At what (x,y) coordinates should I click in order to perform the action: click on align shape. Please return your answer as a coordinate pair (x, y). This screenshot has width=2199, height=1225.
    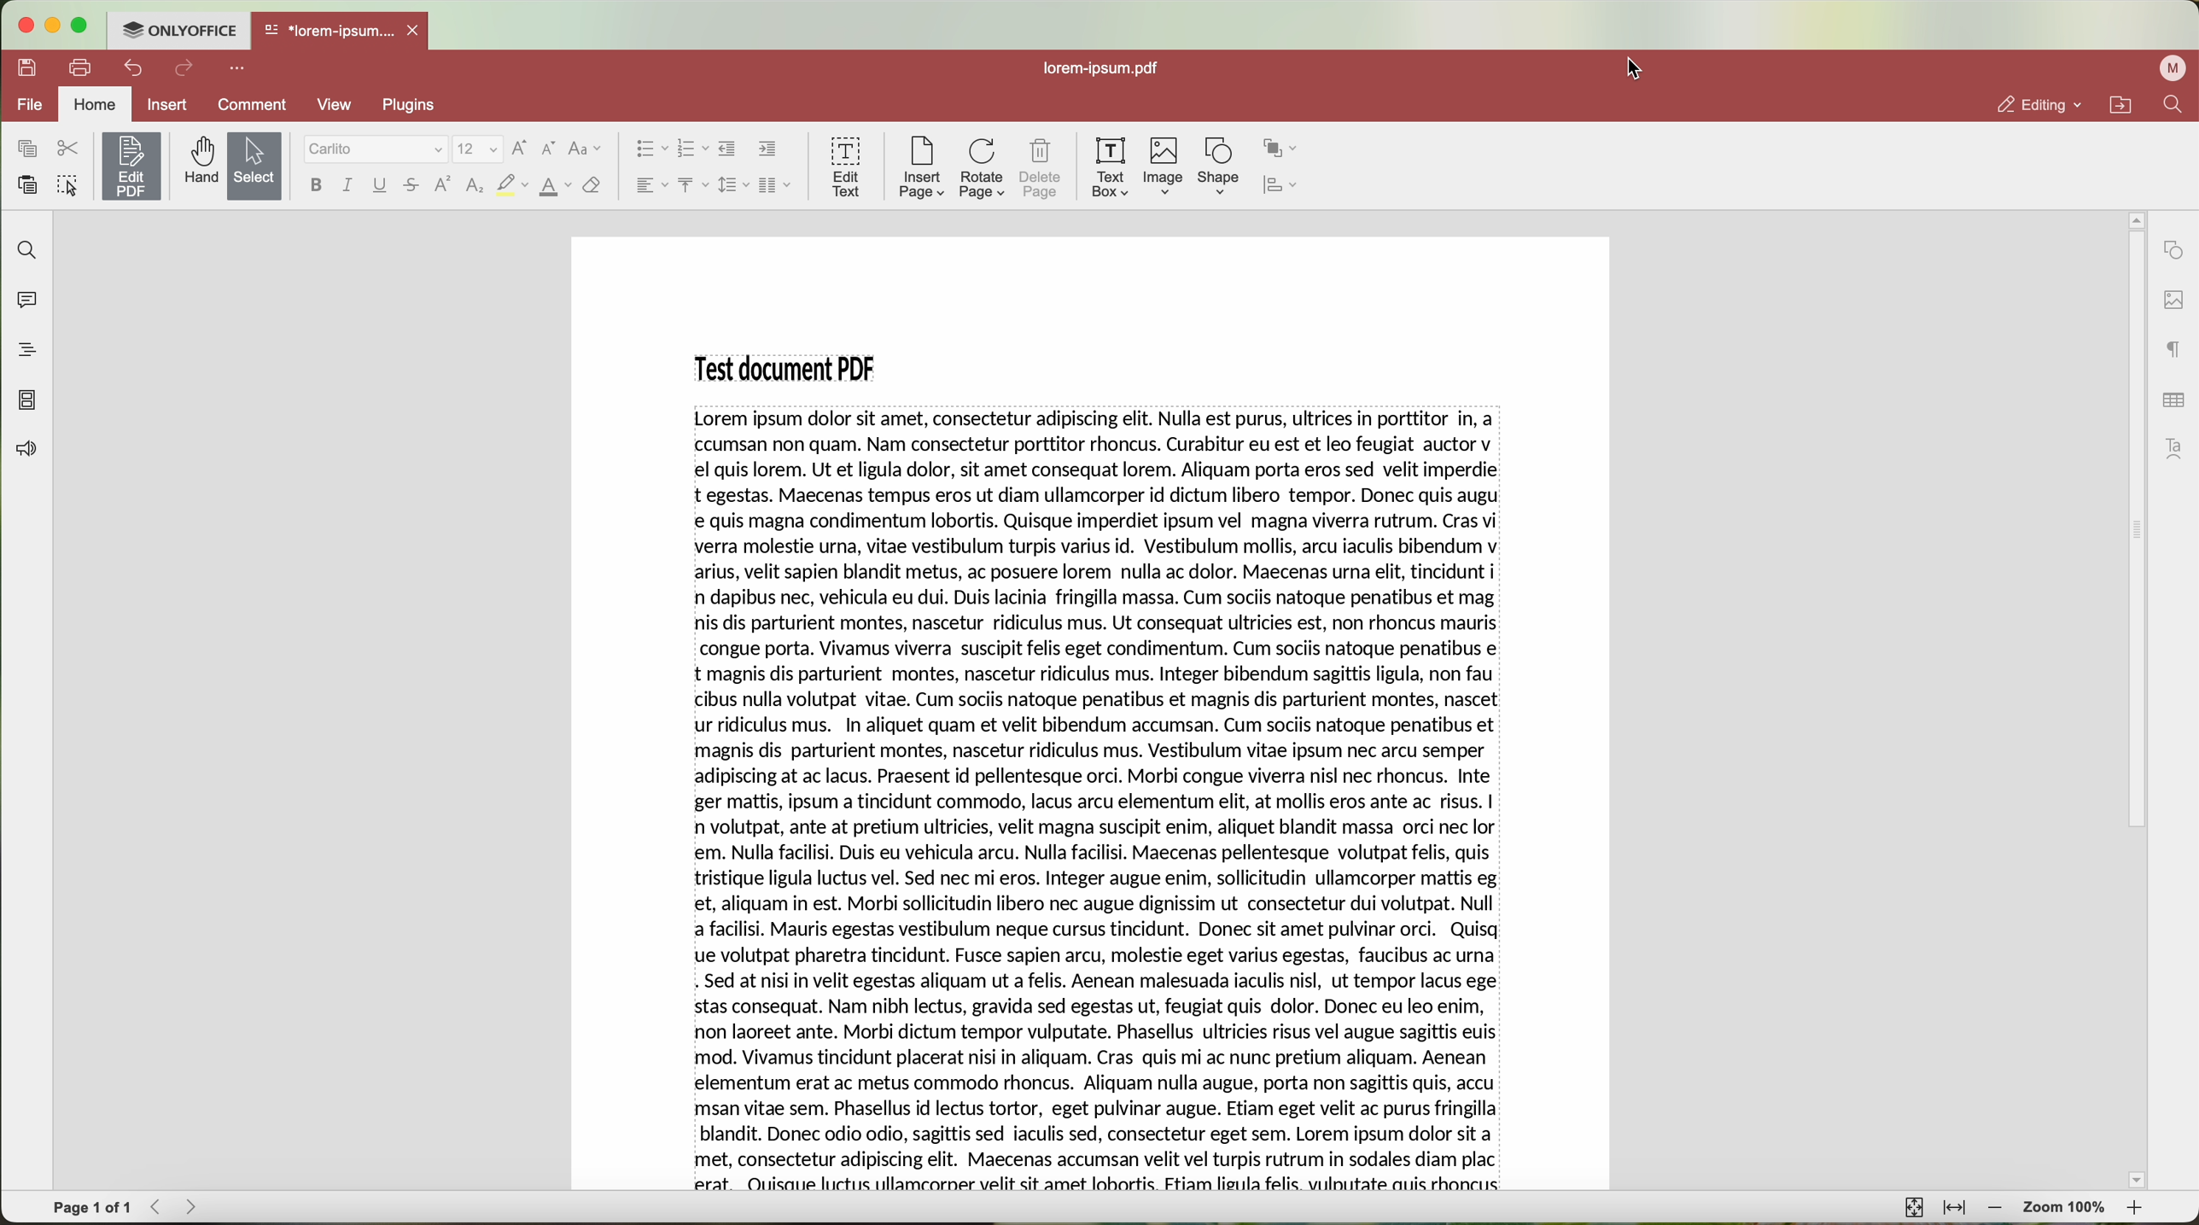
    Looking at the image, I should click on (1280, 186).